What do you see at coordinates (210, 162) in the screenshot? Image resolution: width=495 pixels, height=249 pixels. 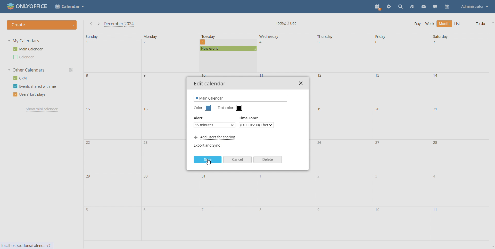 I see `cursor` at bounding box center [210, 162].